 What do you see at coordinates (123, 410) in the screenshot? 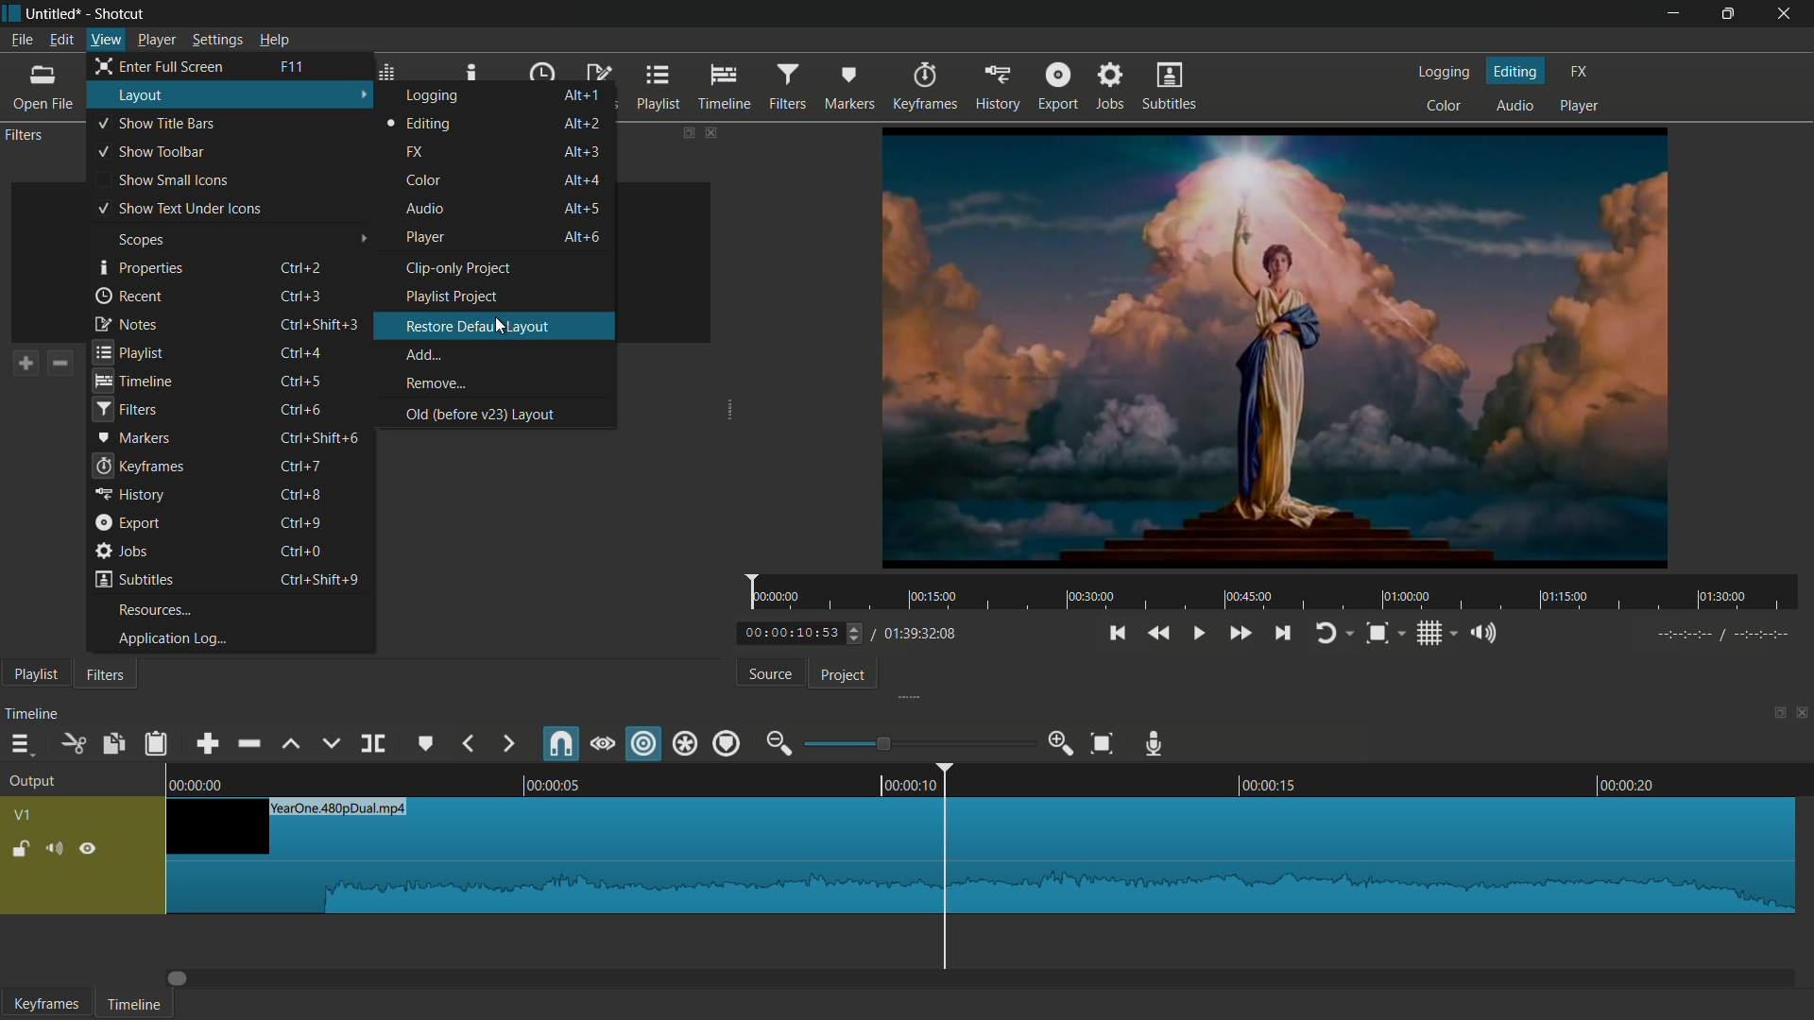
I see `filters` at bounding box center [123, 410].